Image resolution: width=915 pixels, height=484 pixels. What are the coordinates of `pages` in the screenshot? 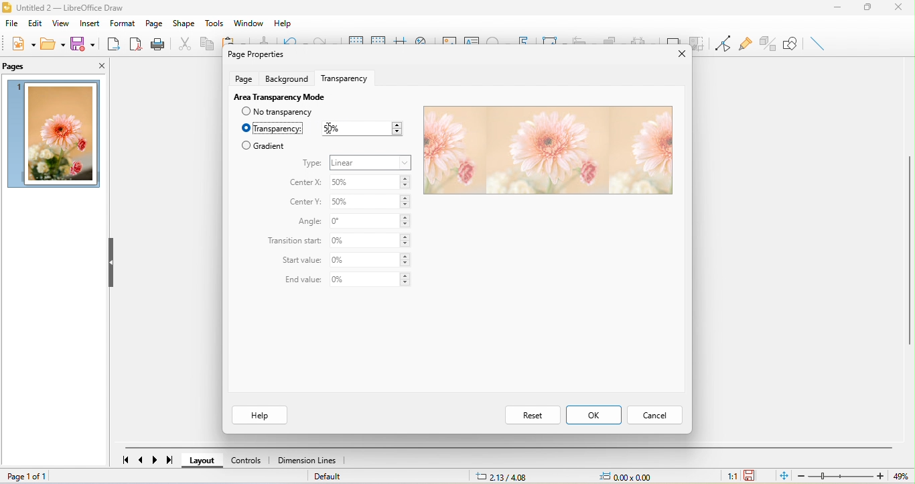 It's located at (17, 67).